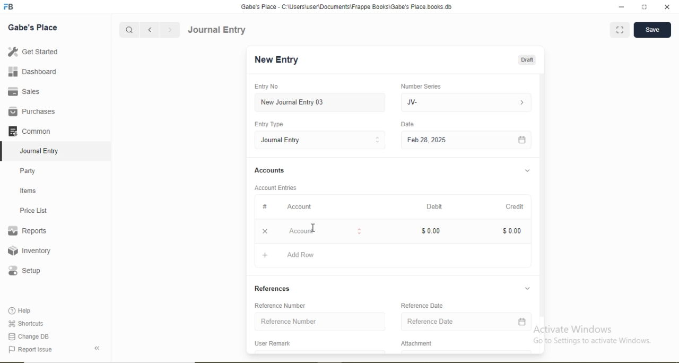  What do you see at coordinates (28, 172) in the screenshot?
I see `Party` at bounding box center [28, 172].